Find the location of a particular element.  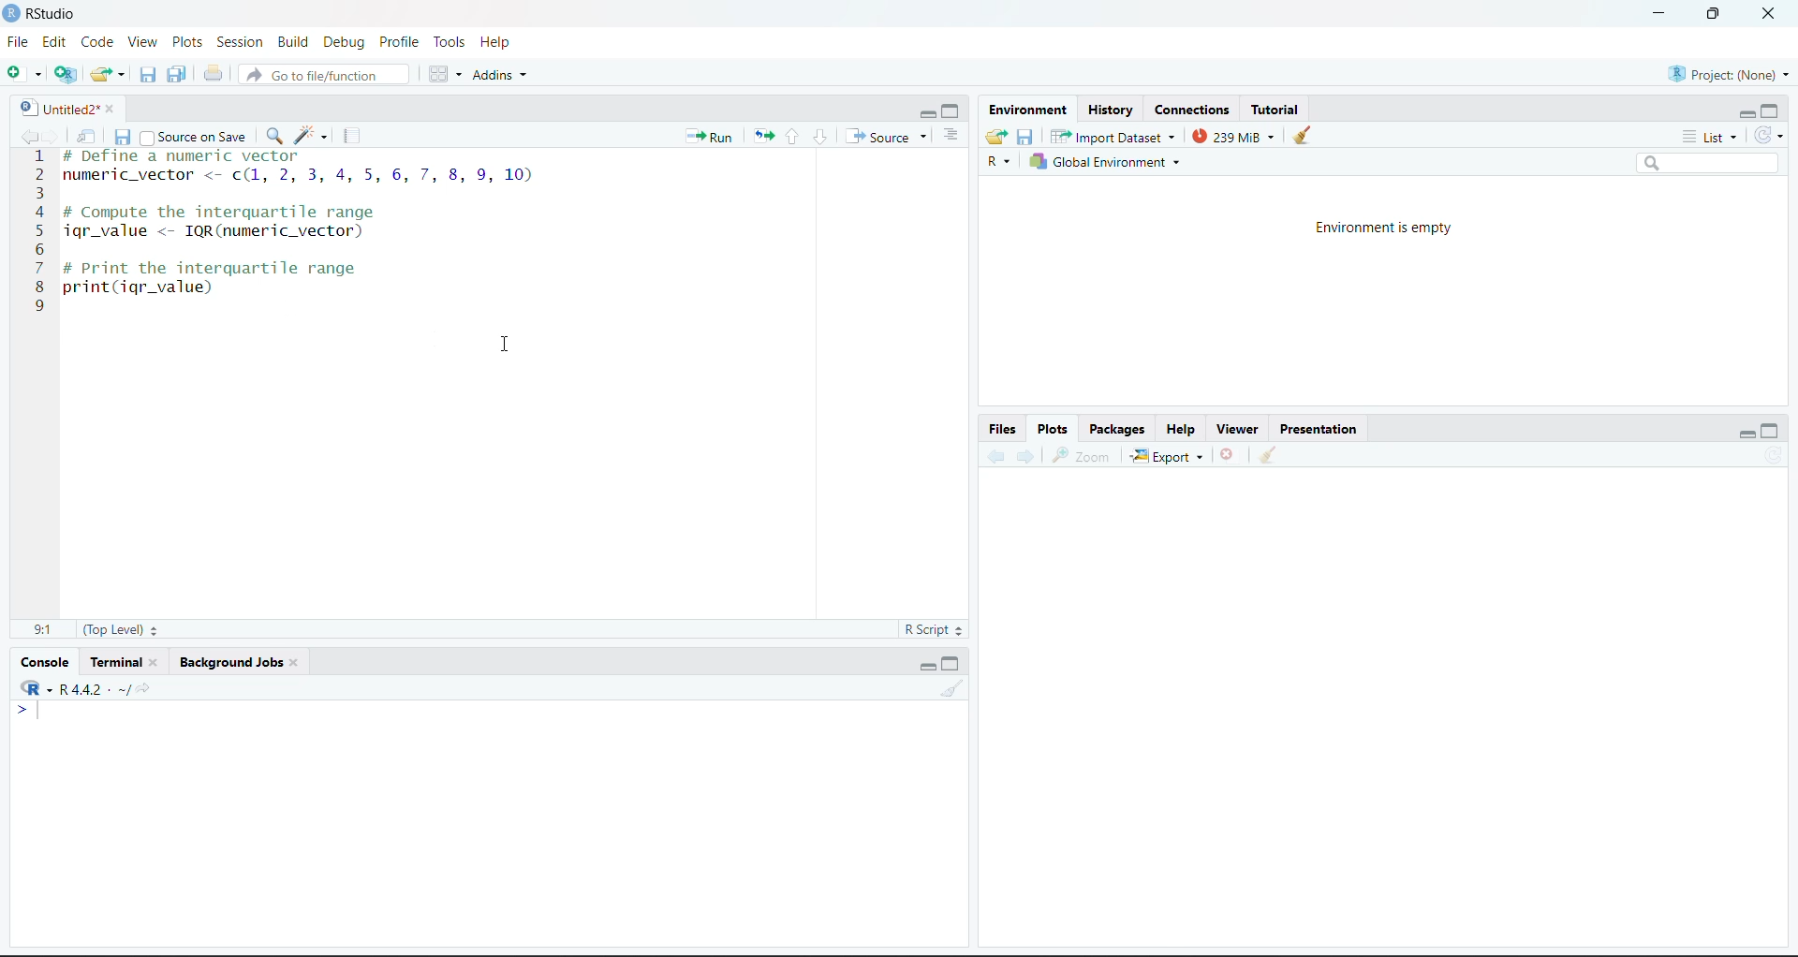

Export is located at coordinates (1170, 456).